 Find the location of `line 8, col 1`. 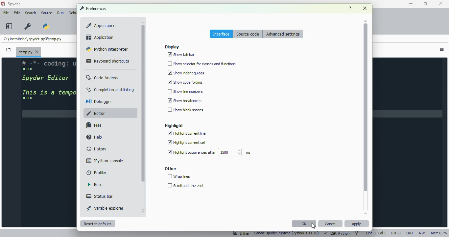

line 8, col 1 is located at coordinates (377, 234).